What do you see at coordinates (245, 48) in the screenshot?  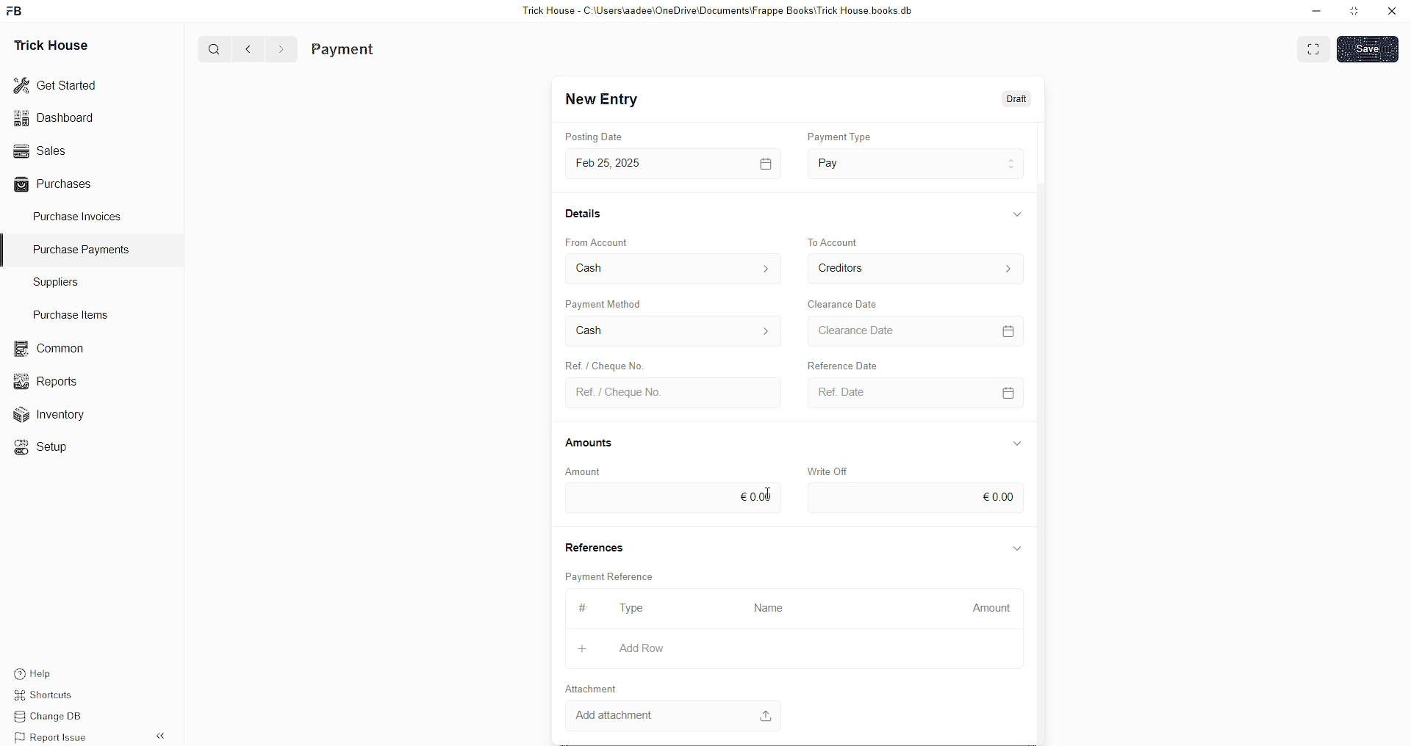 I see `<` at bounding box center [245, 48].